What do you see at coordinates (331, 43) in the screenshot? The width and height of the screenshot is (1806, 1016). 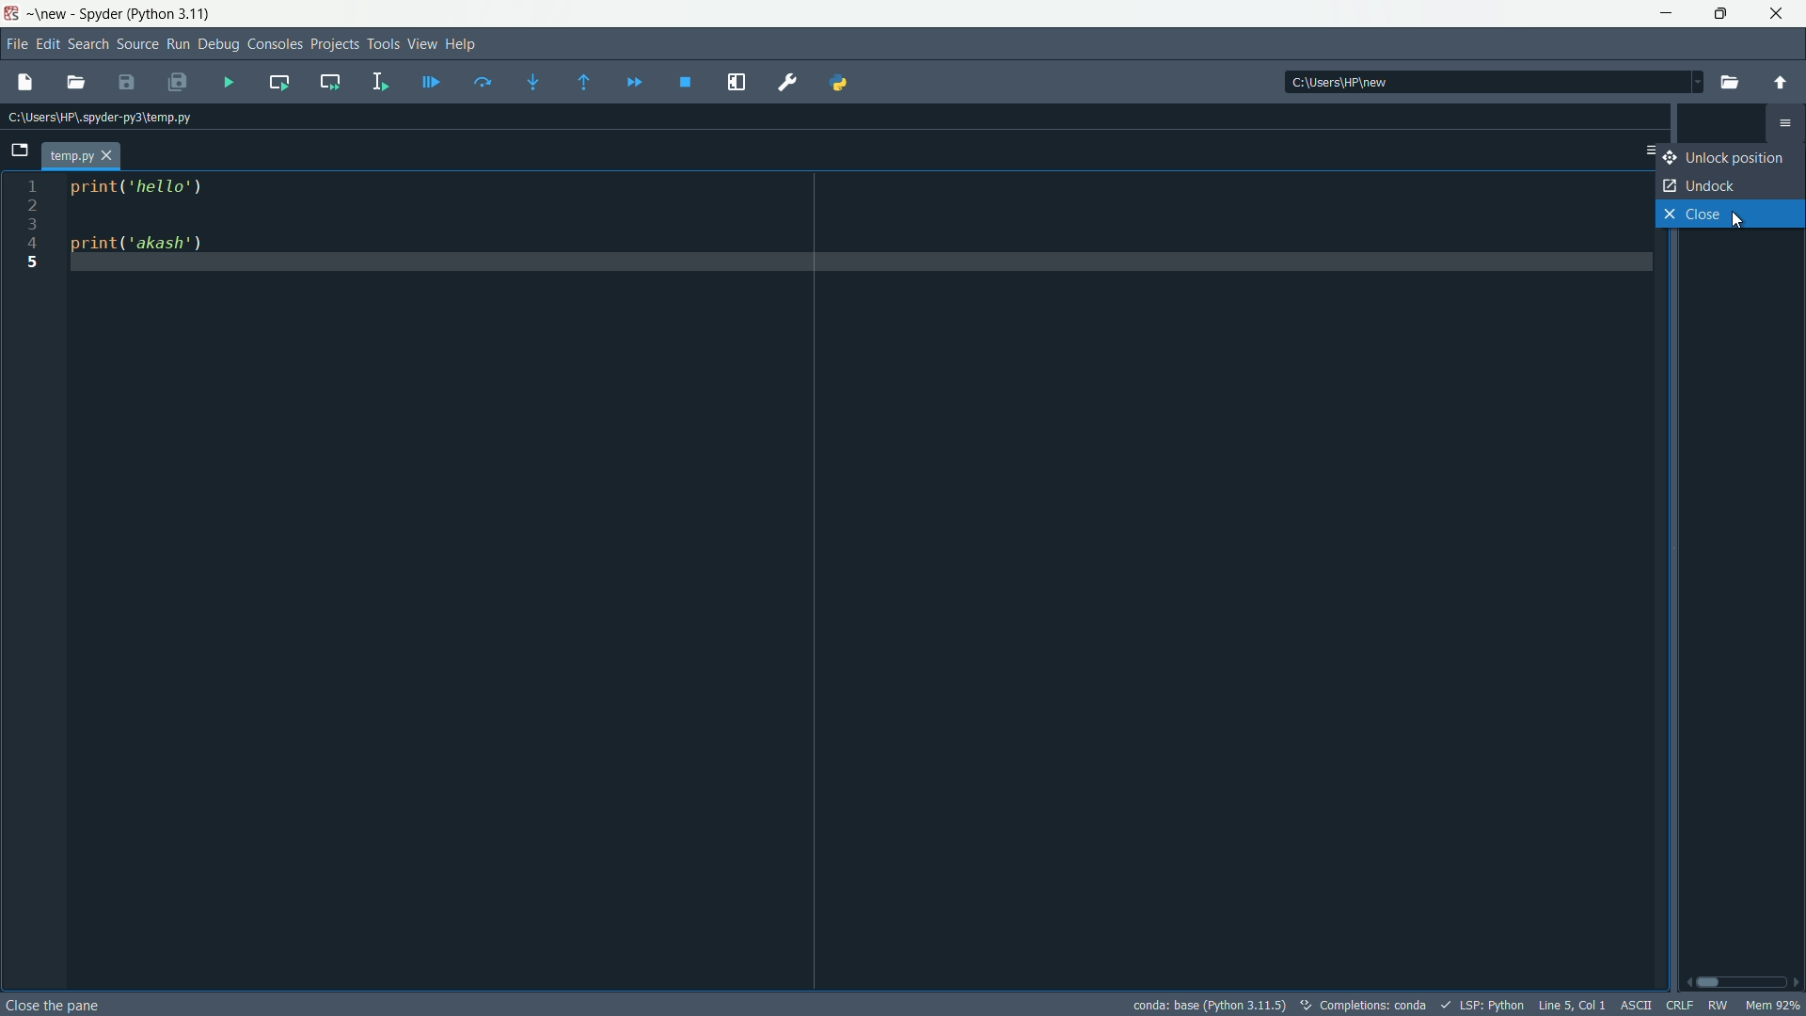 I see `Project Menu` at bounding box center [331, 43].